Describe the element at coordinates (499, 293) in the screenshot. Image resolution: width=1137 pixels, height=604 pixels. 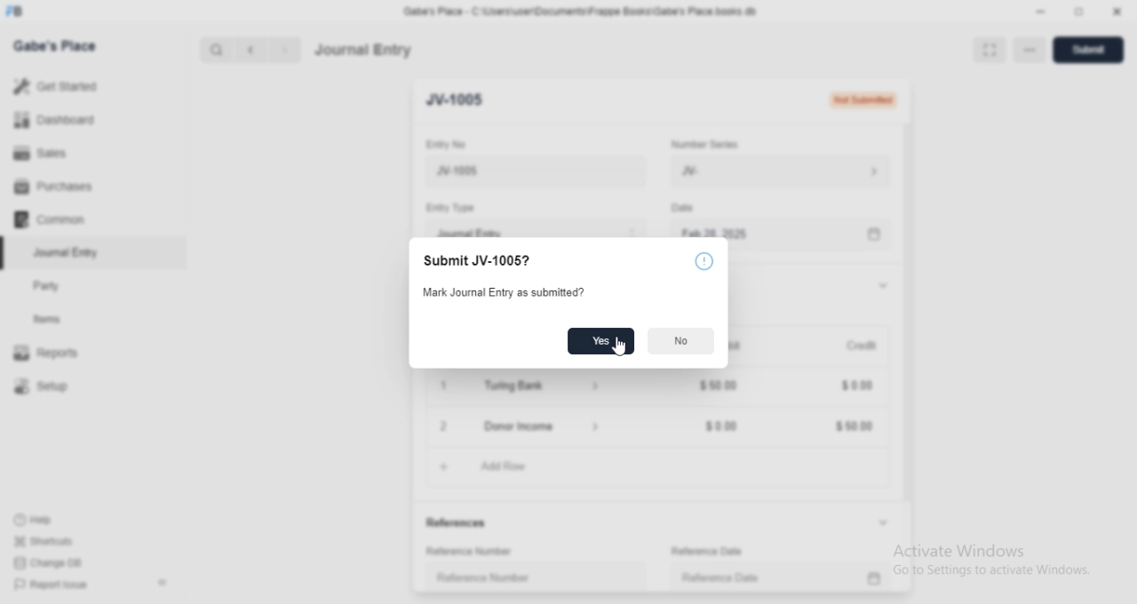
I see `Mark Journal Entry as submitted?` at that location.